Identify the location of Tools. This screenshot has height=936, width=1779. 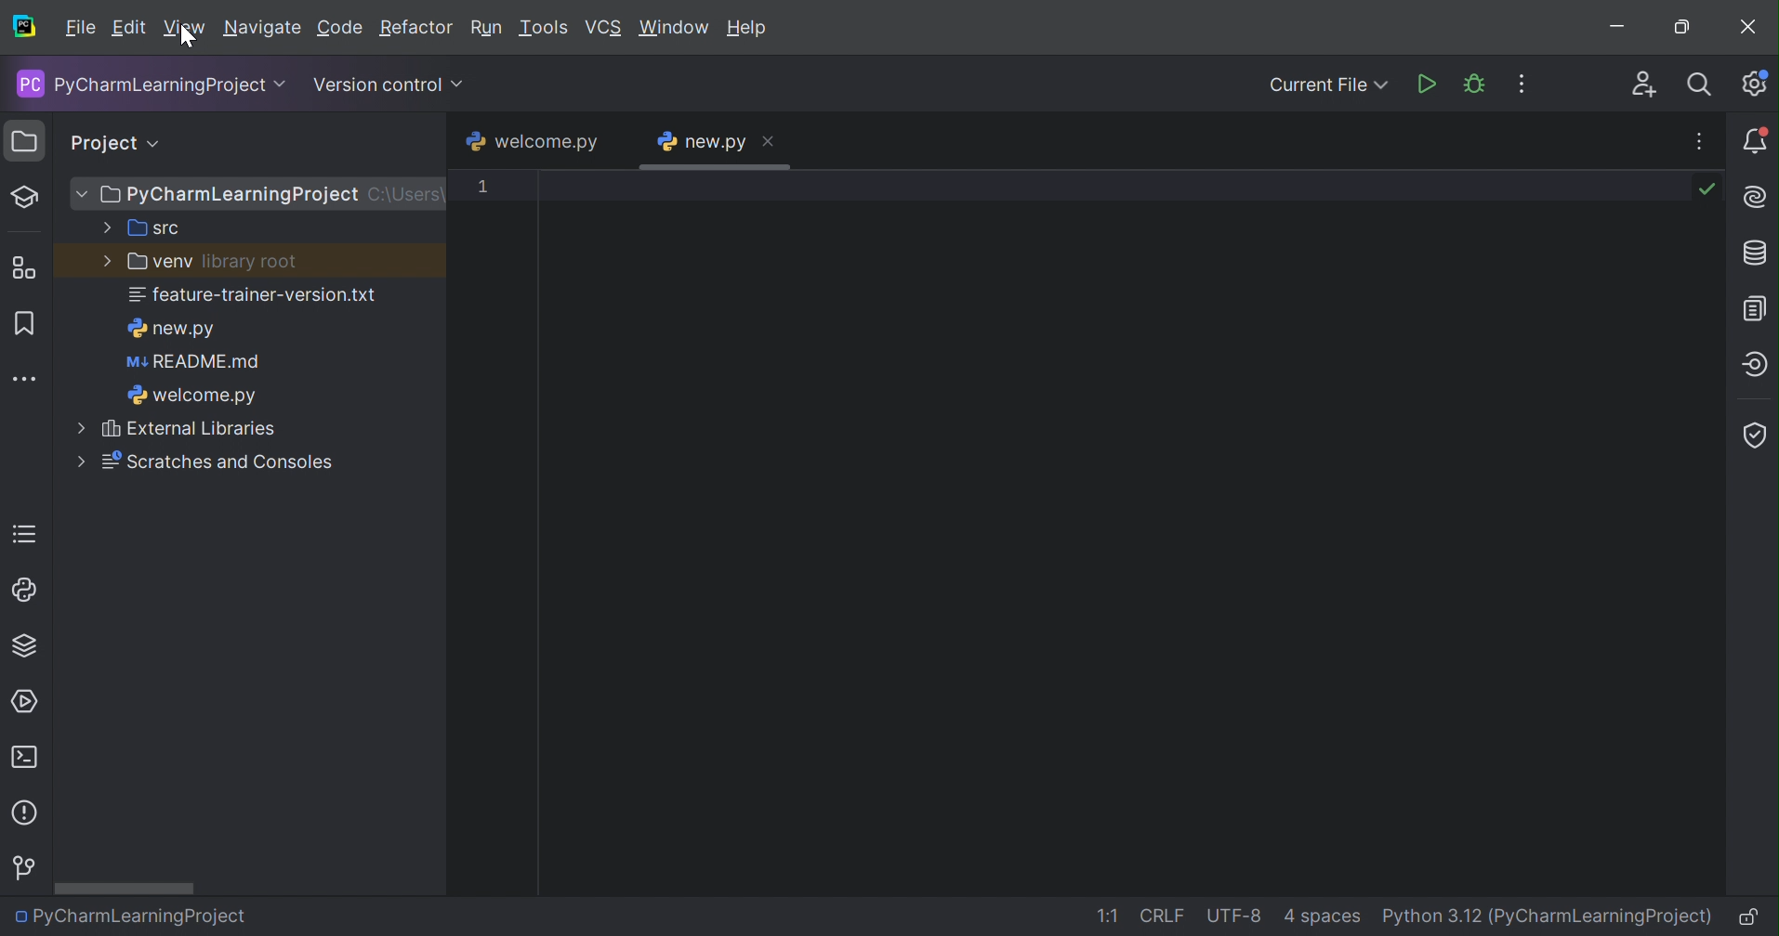
(545, 28).